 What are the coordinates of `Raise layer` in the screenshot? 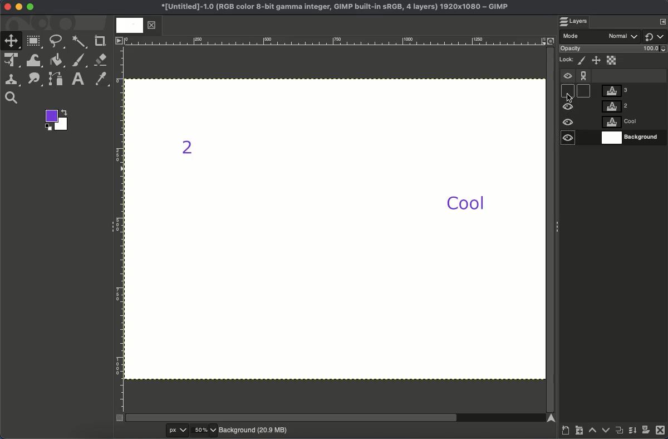 It's located at (593, 433).